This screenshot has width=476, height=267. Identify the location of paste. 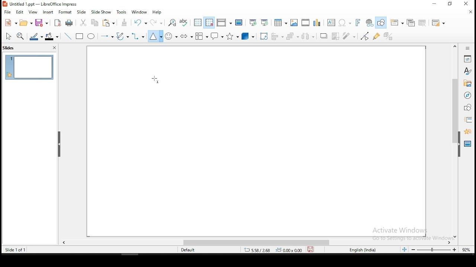
(125, 23).